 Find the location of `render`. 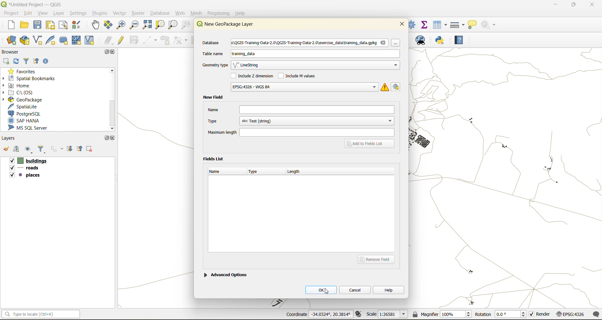

render is located at coordinates (540, 315).